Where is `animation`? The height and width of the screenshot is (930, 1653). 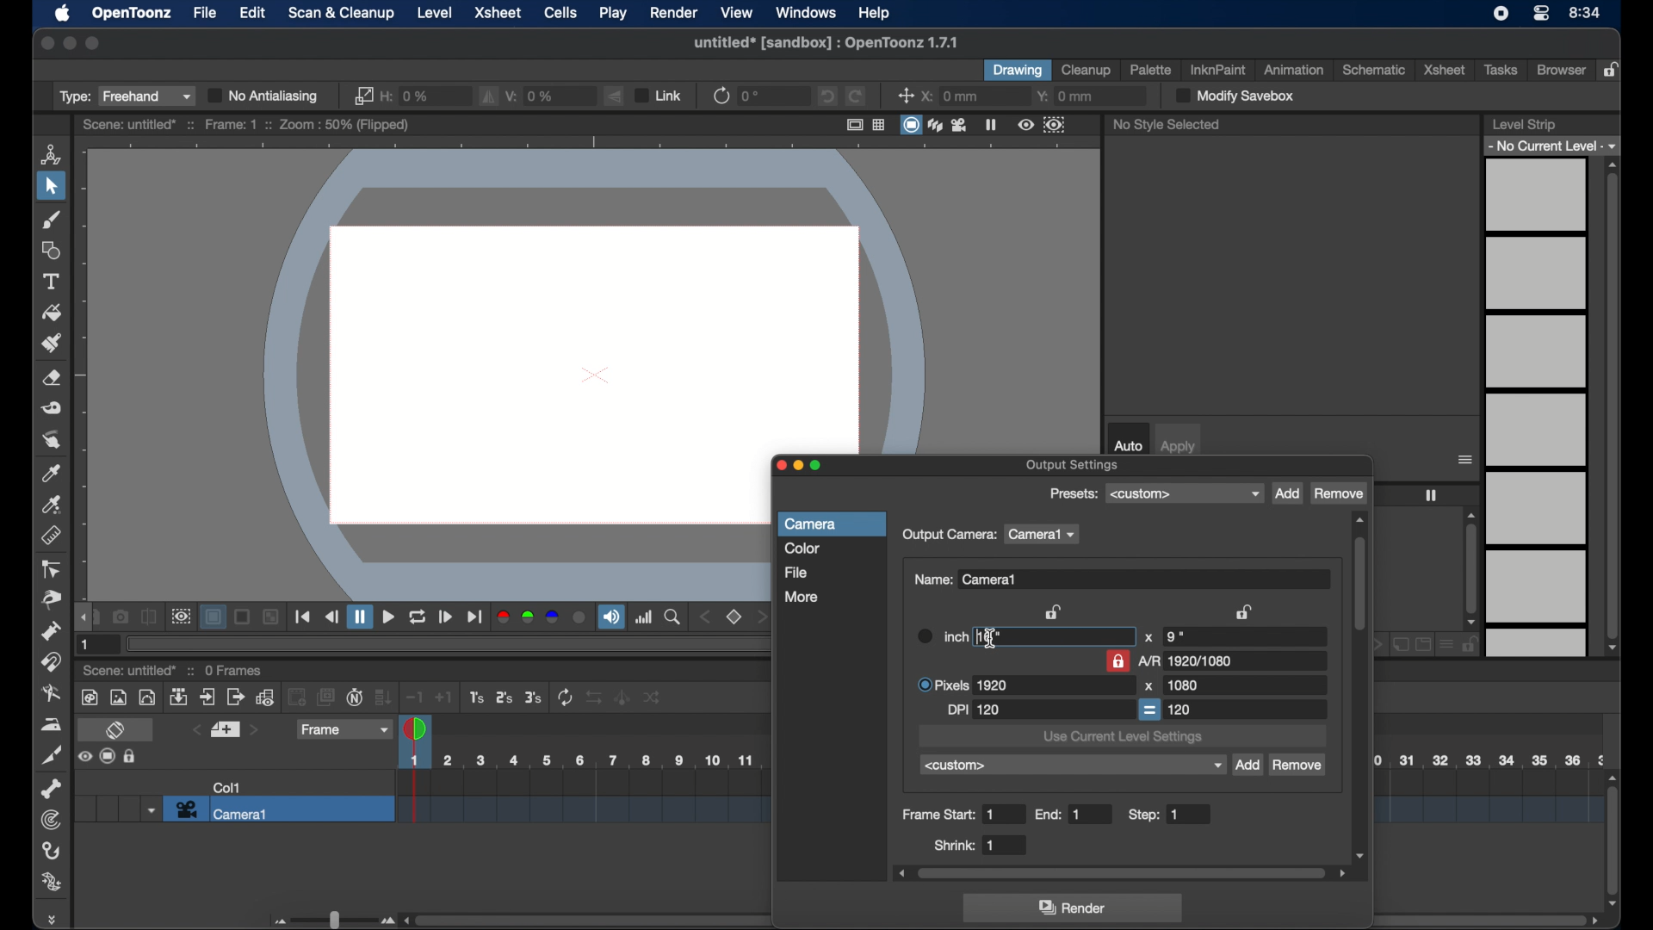
animation is located at coordinates (1292, 70).